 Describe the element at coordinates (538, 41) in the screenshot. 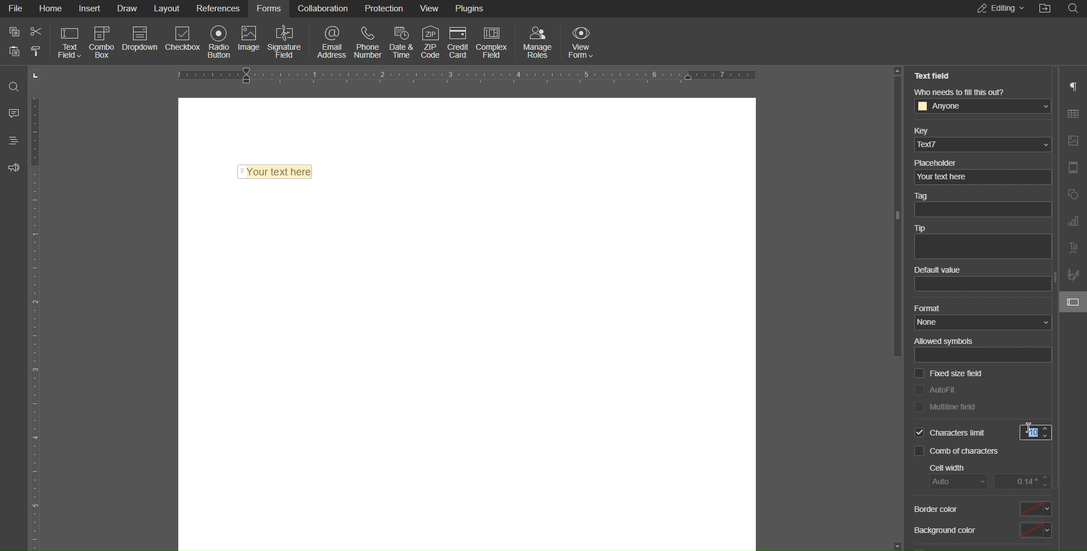

I see `Manage Rules` at that location.